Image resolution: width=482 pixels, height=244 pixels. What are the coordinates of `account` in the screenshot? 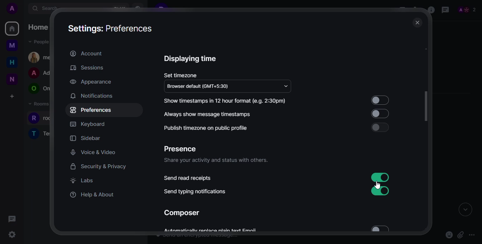 It's located at (86, 53).